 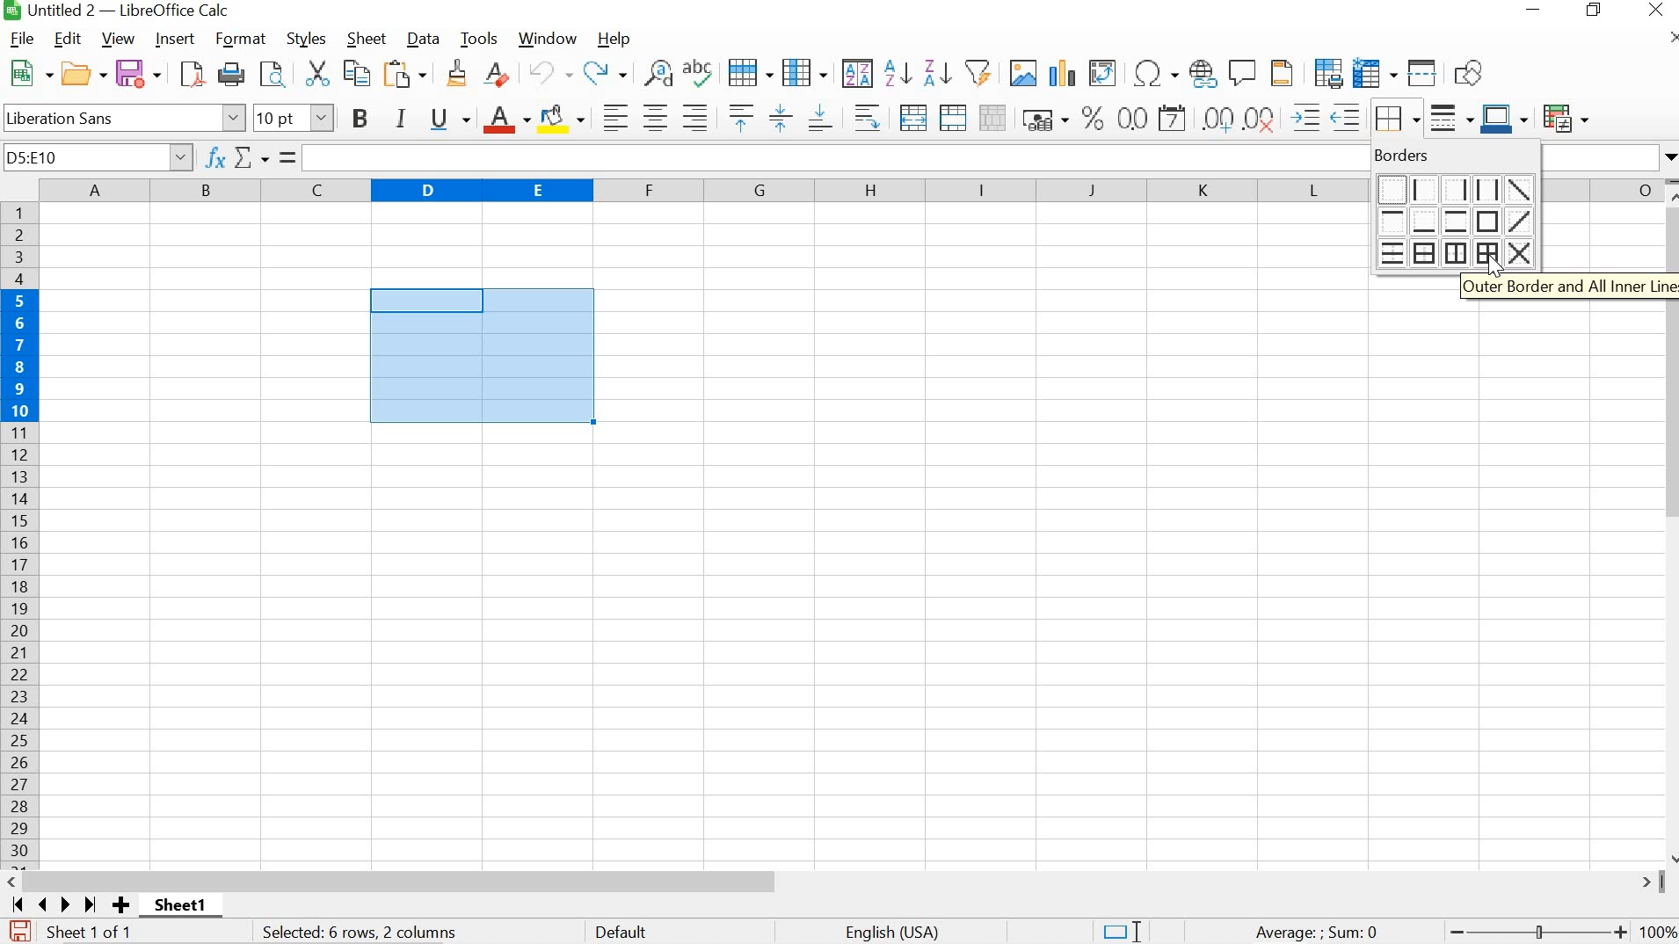 I want to click on FONT COLOR, so click(x=505, y=120).